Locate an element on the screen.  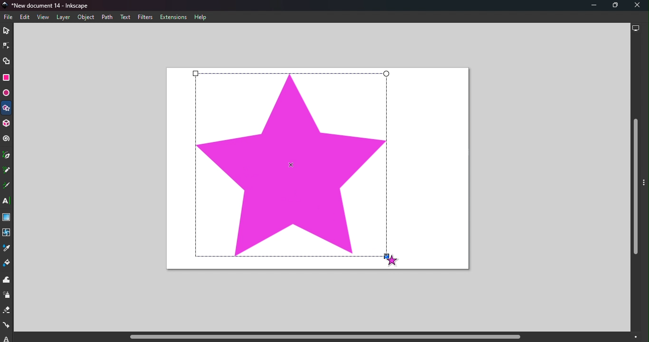
Close is located at coordinates (638, 6).